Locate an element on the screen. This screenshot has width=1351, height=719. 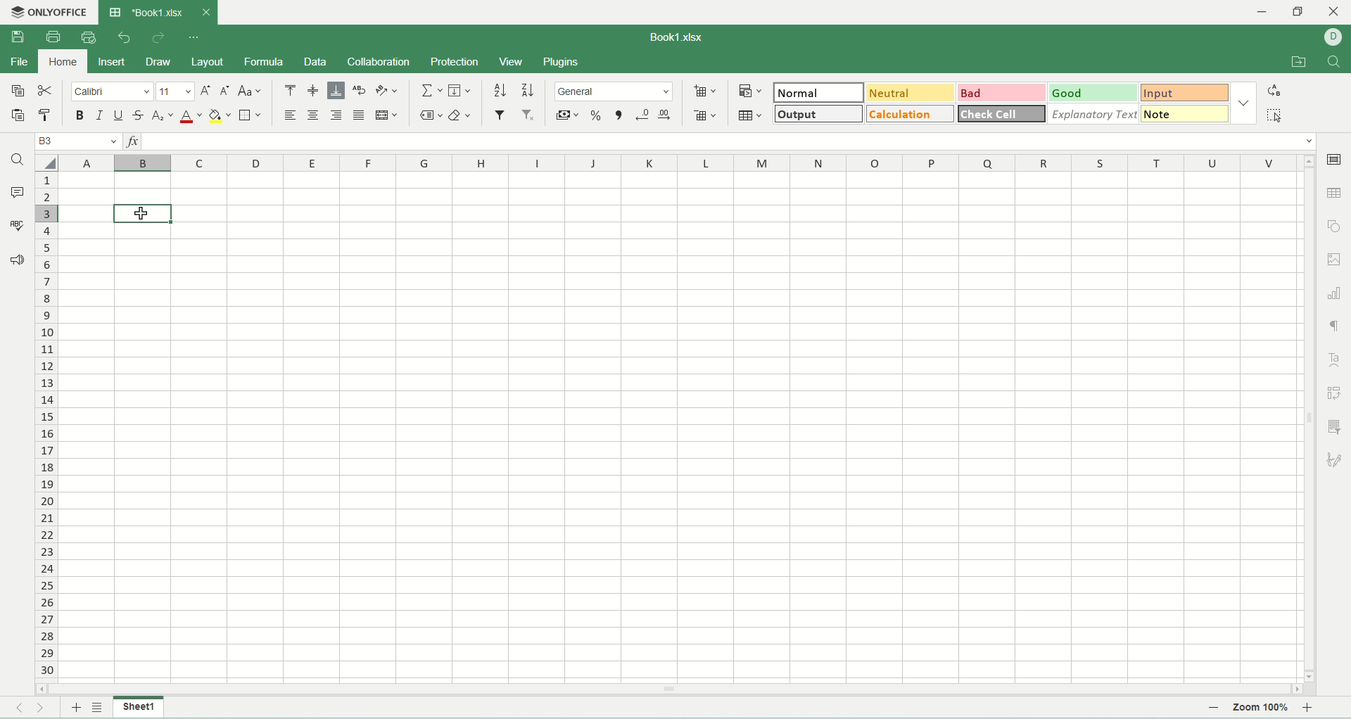
active cell is located at coordinates (145, 215).